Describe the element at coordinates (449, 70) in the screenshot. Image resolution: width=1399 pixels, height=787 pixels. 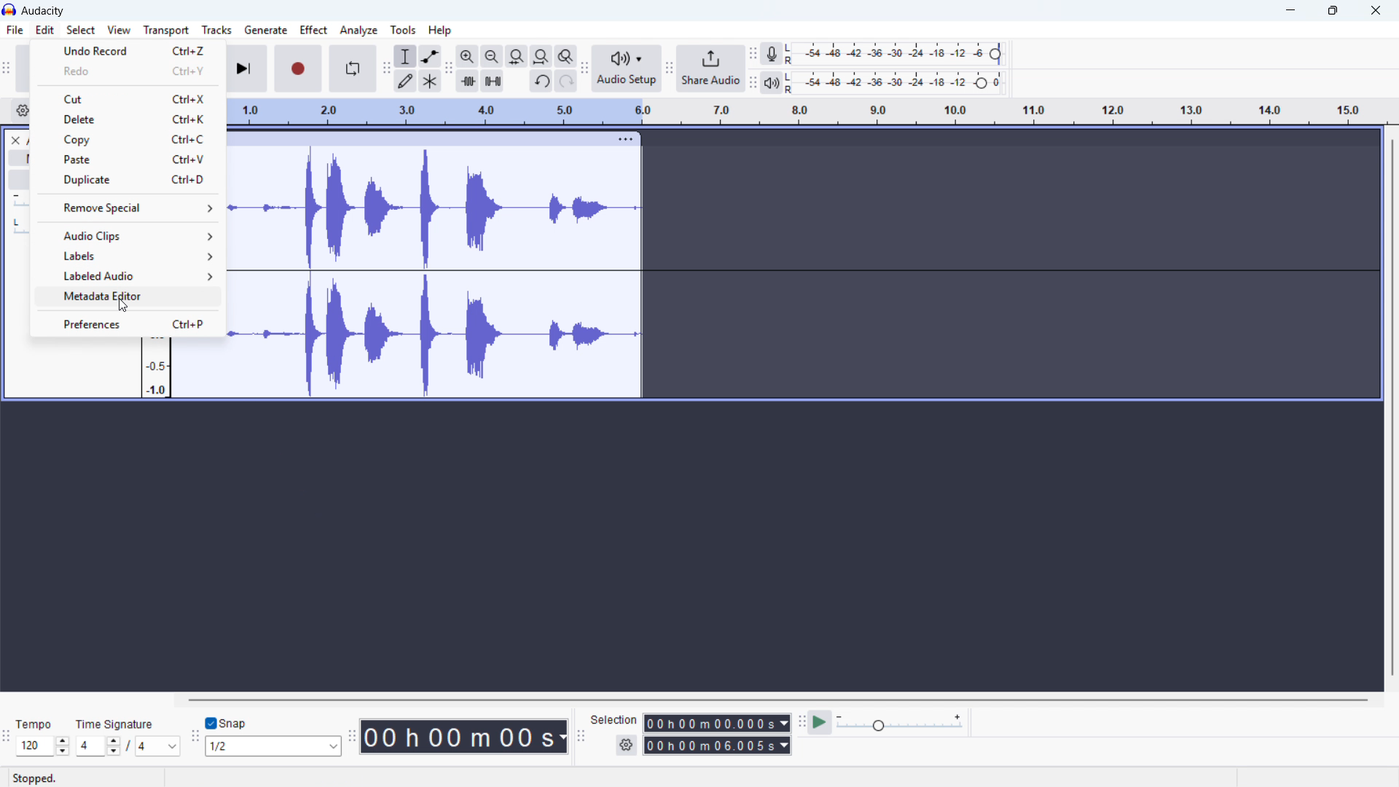
I see `edit toolbar` at that location.